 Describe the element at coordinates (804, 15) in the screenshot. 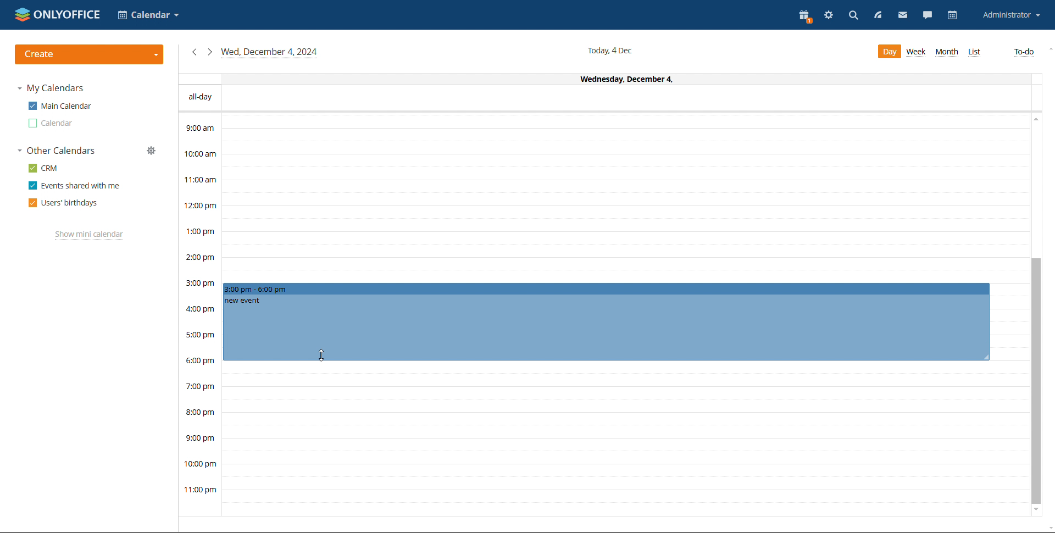

I see `present` at that location.